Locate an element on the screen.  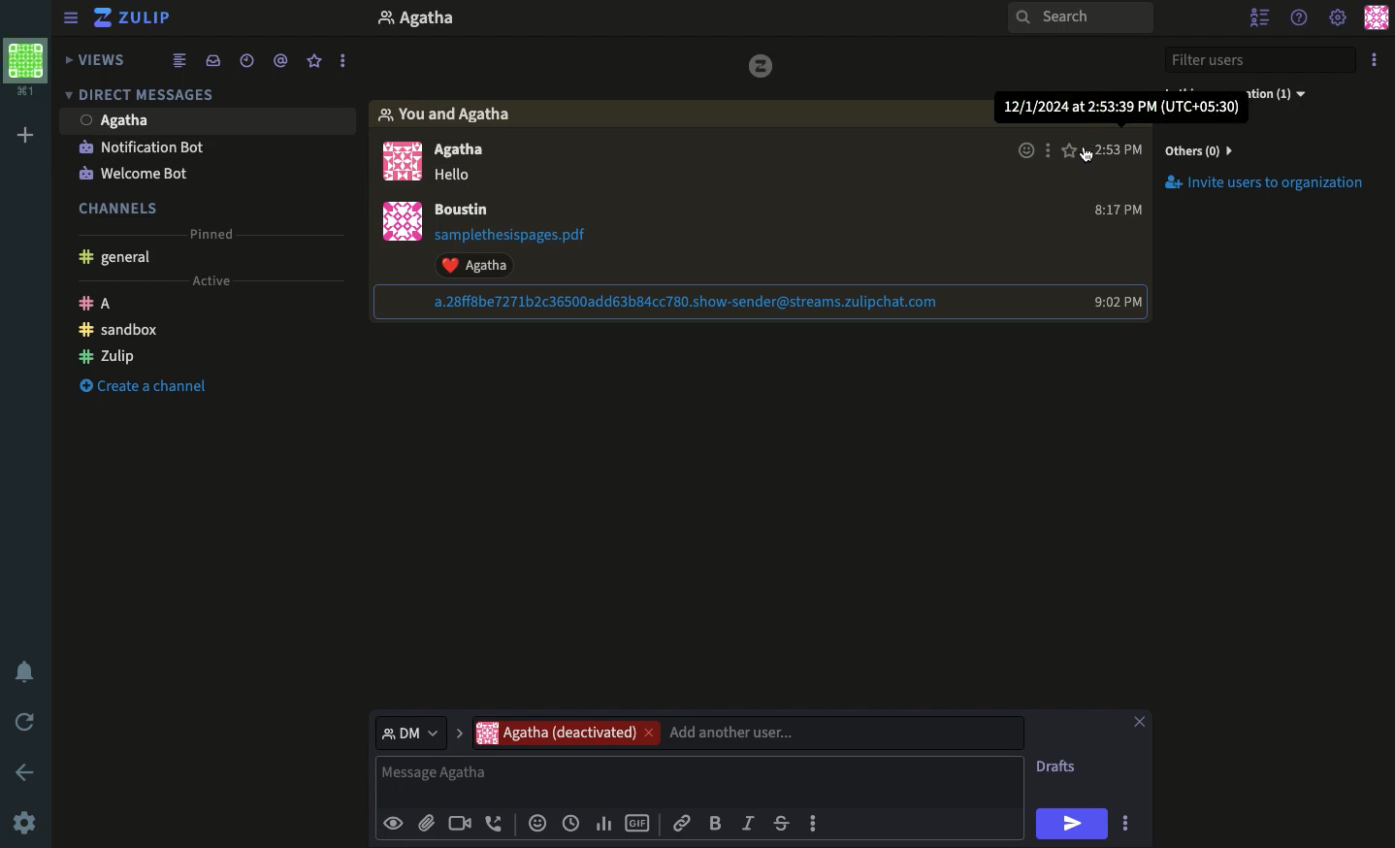
DM is located at coordinates (419, 733).